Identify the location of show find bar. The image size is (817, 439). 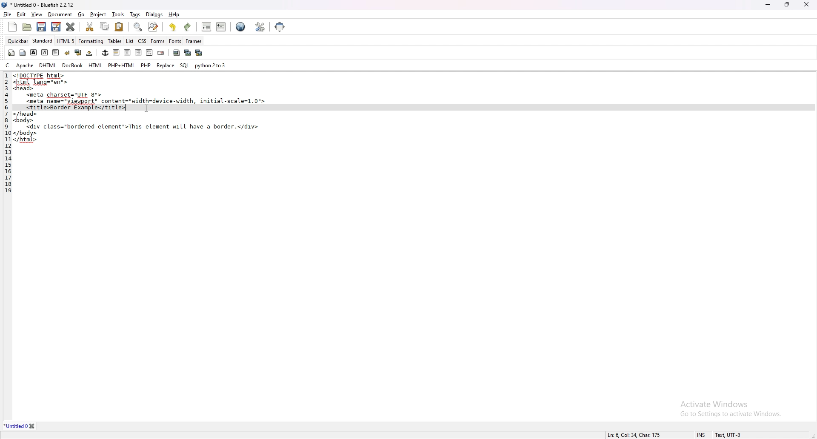
(139, 27).